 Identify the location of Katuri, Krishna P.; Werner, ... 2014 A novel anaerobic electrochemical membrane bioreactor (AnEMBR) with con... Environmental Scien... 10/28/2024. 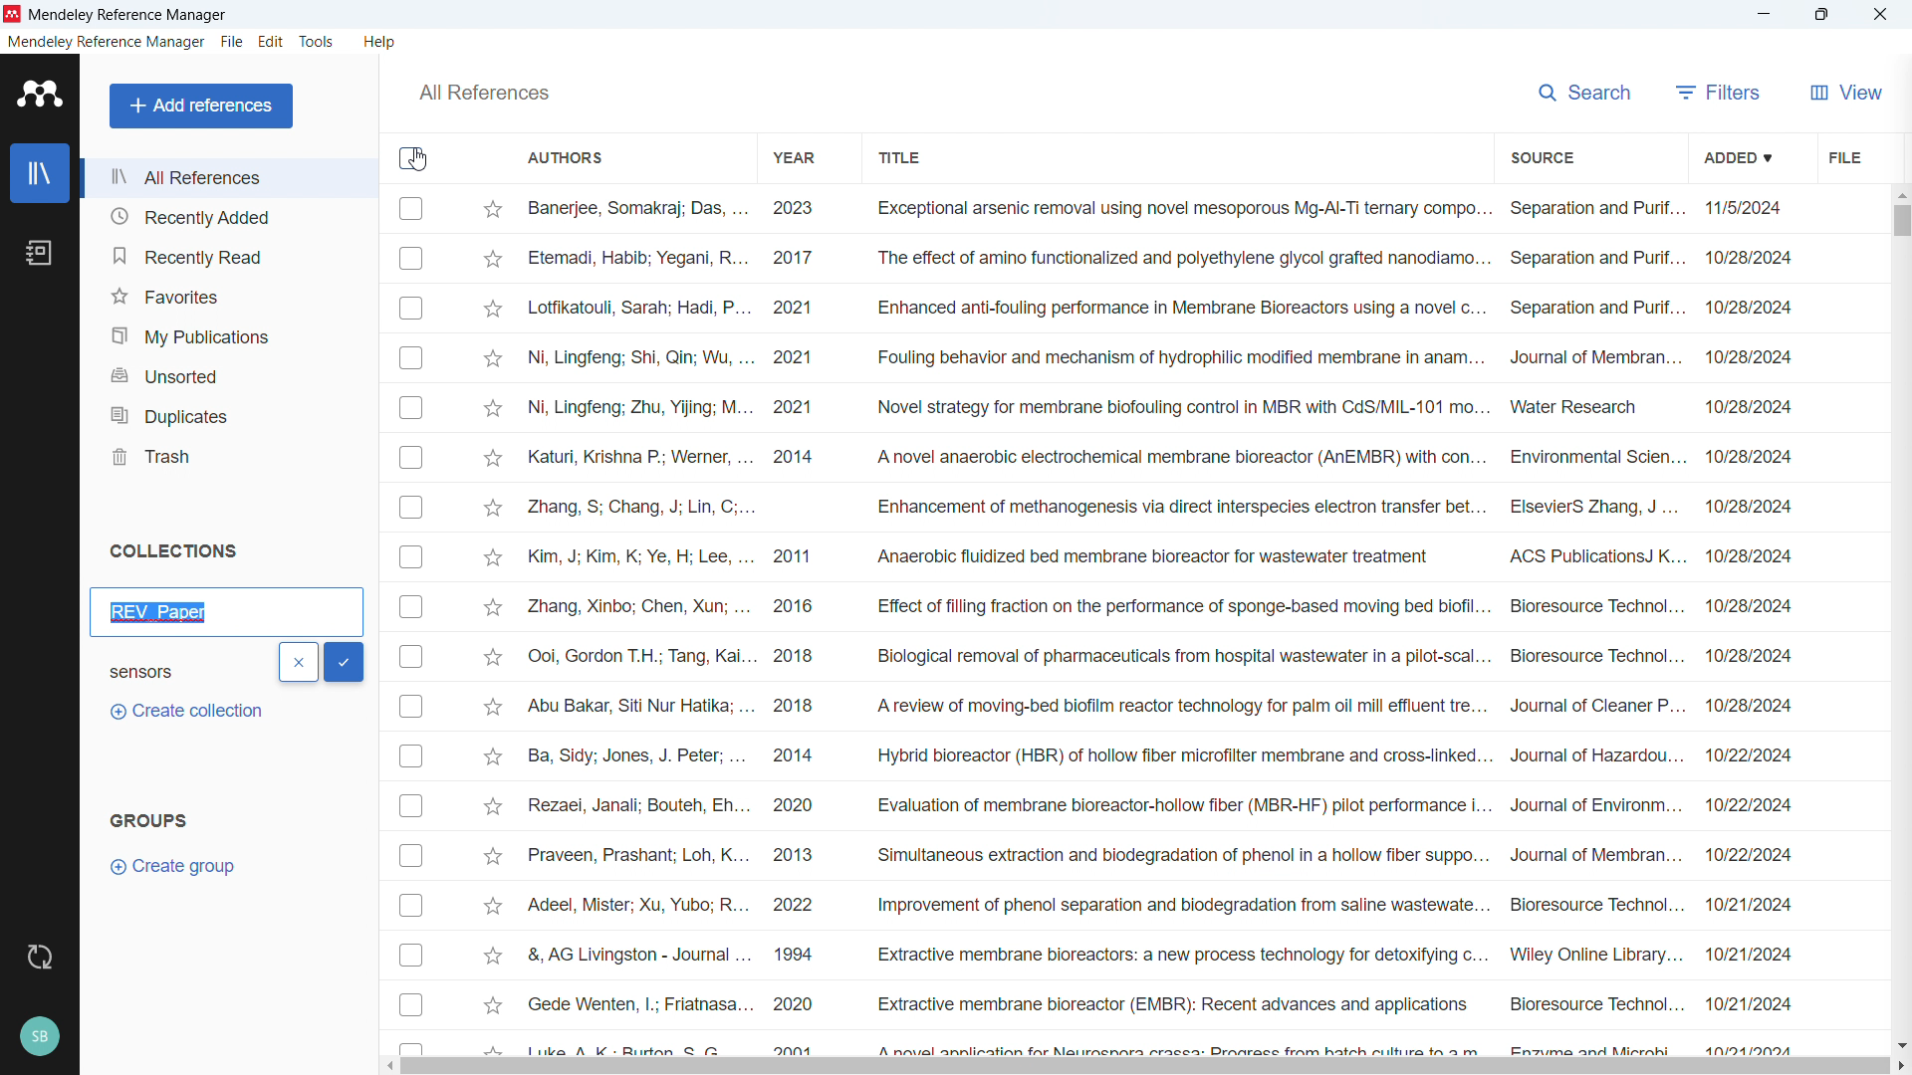
(1160, 458).